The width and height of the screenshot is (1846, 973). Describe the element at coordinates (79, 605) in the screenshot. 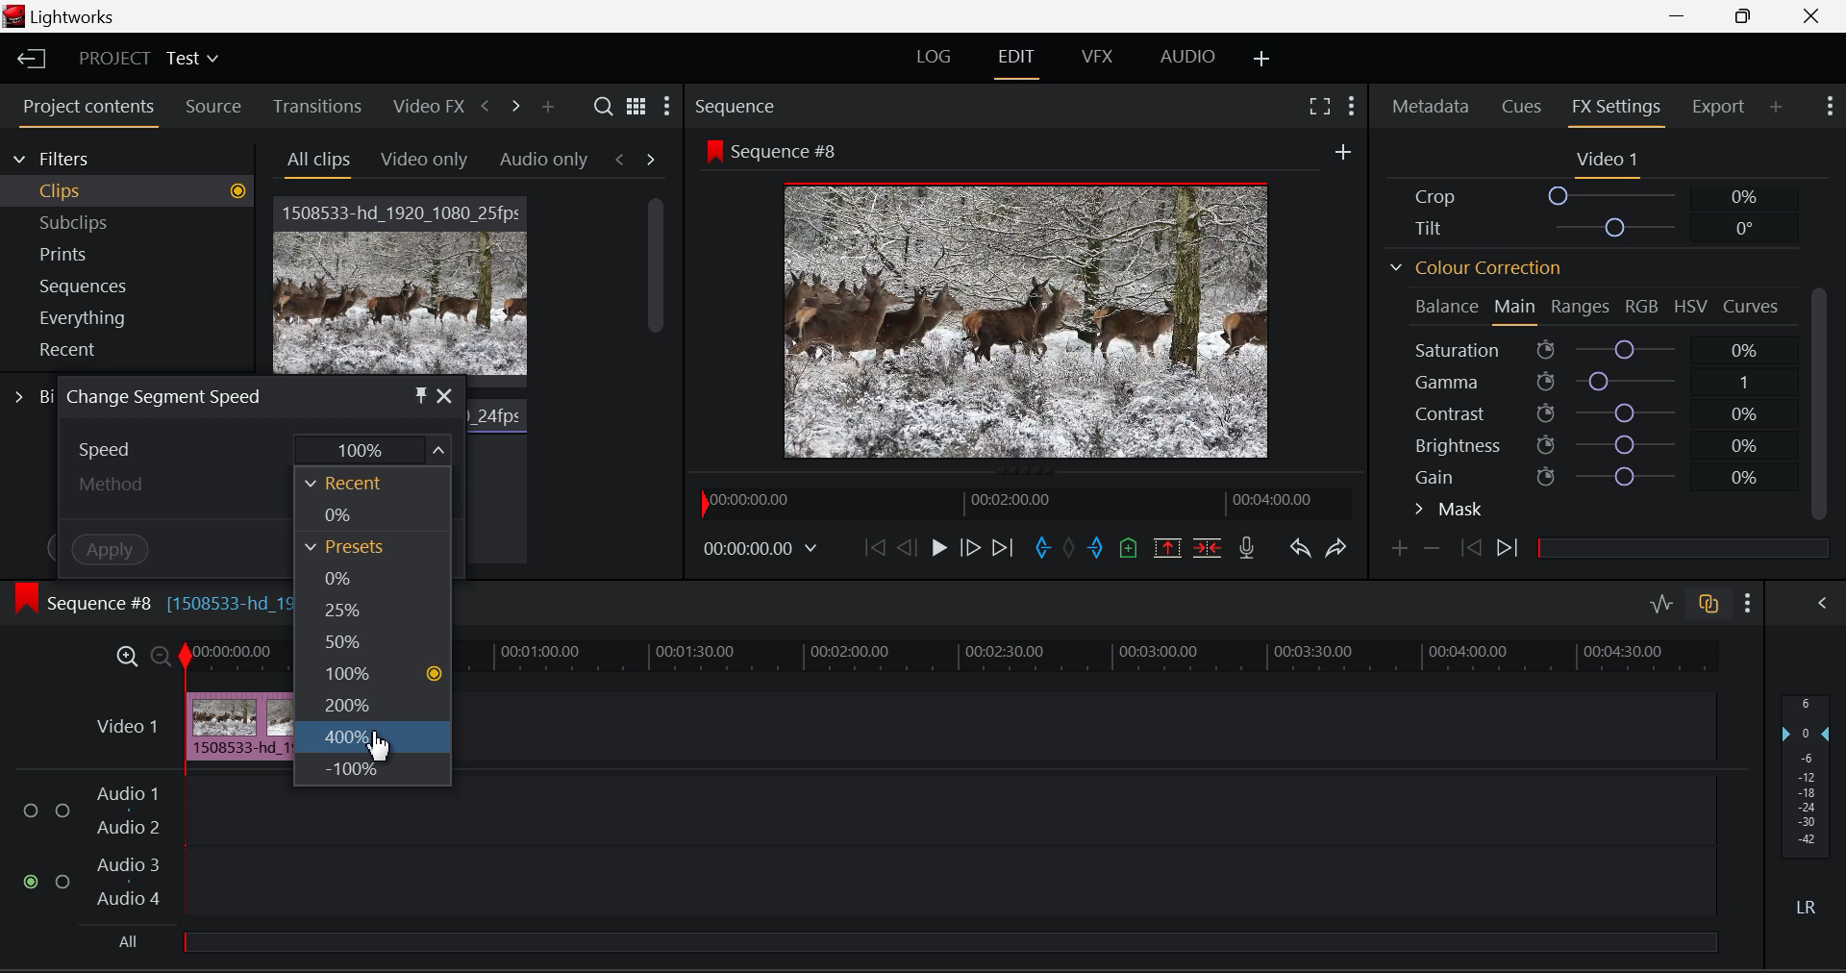

I see `Sequence #8 Timeline Display` at that location.